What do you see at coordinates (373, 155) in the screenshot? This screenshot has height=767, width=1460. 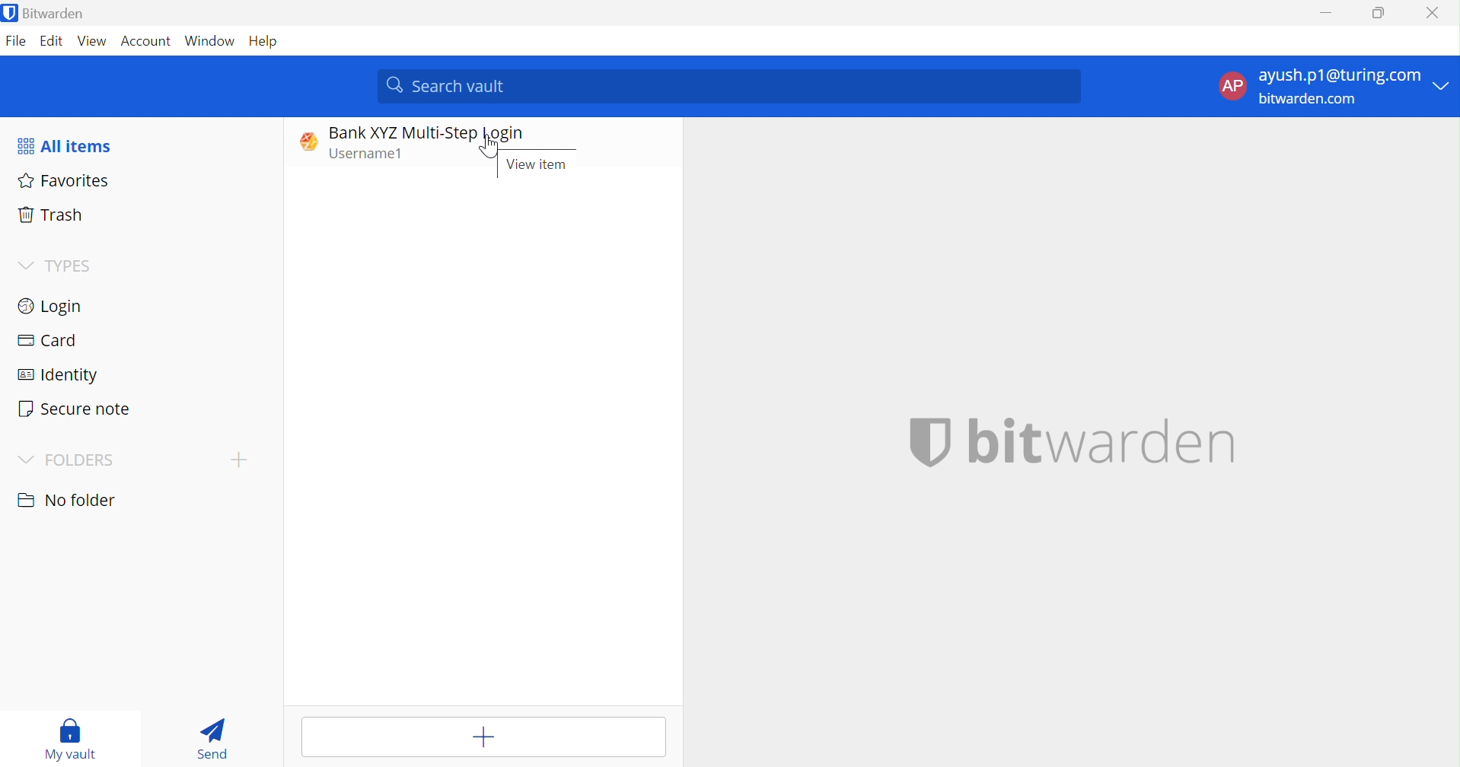 I see `Username1` at bounding box center [373, 155].